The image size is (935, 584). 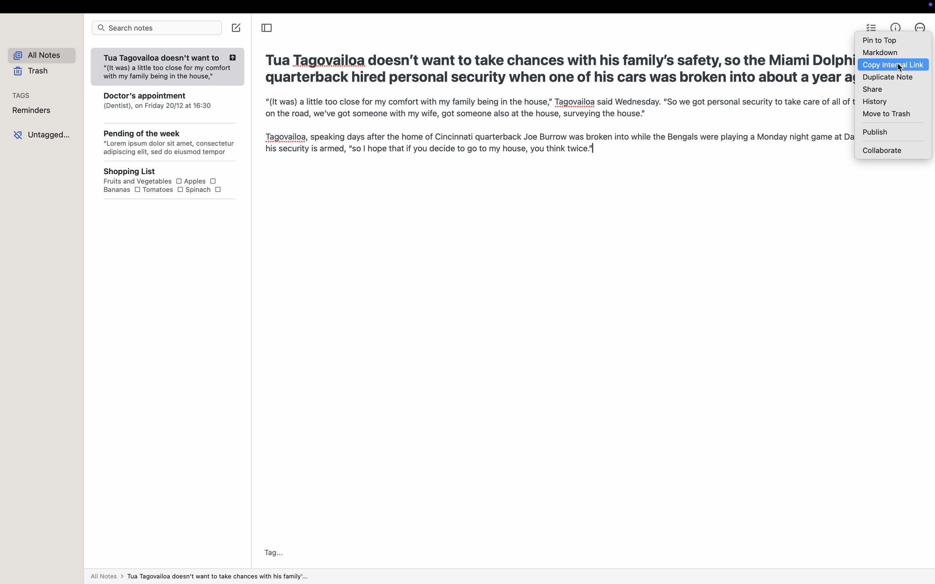 I want to click on Tua Tagovailoa doesn't want to
"(It was) a little too close for my comfort
with my family being in the house,", so click(x=168, y=64).